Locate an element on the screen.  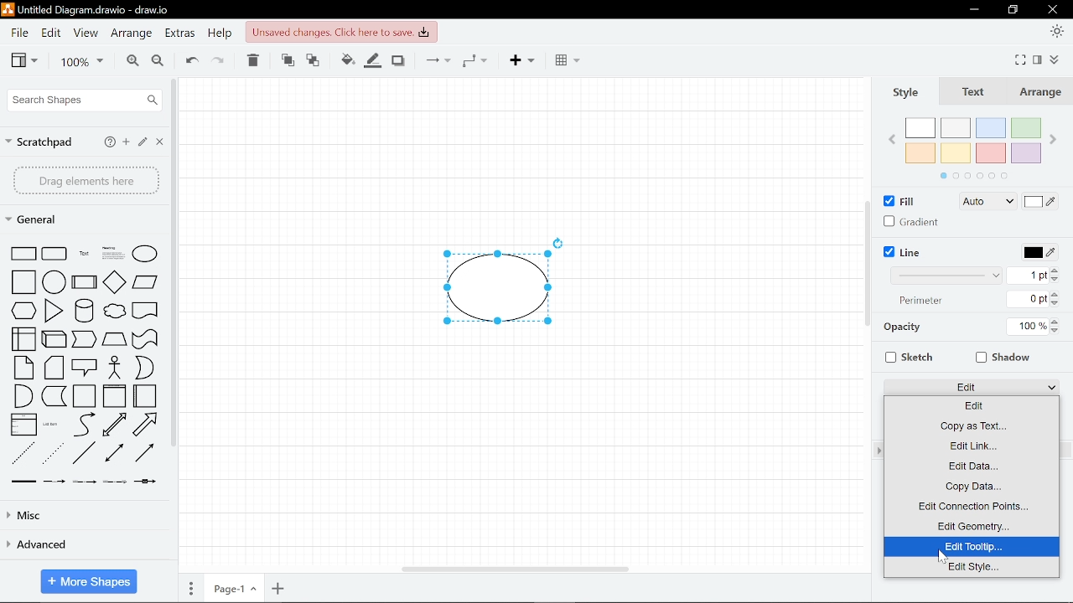
Edit option is located at coordinates (972, 388).